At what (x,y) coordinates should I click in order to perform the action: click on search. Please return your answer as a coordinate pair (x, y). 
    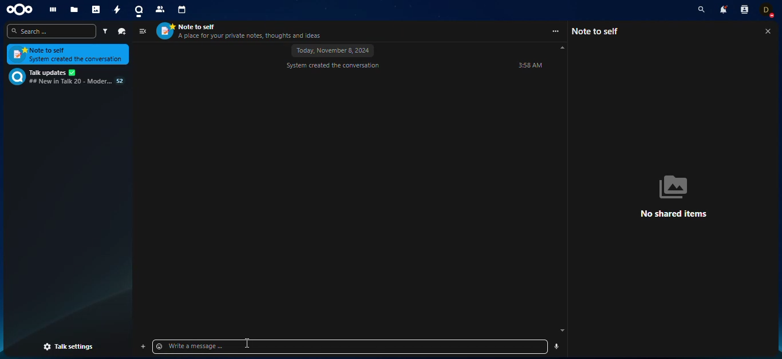
    Looking at the image, I should click on (52, 31).